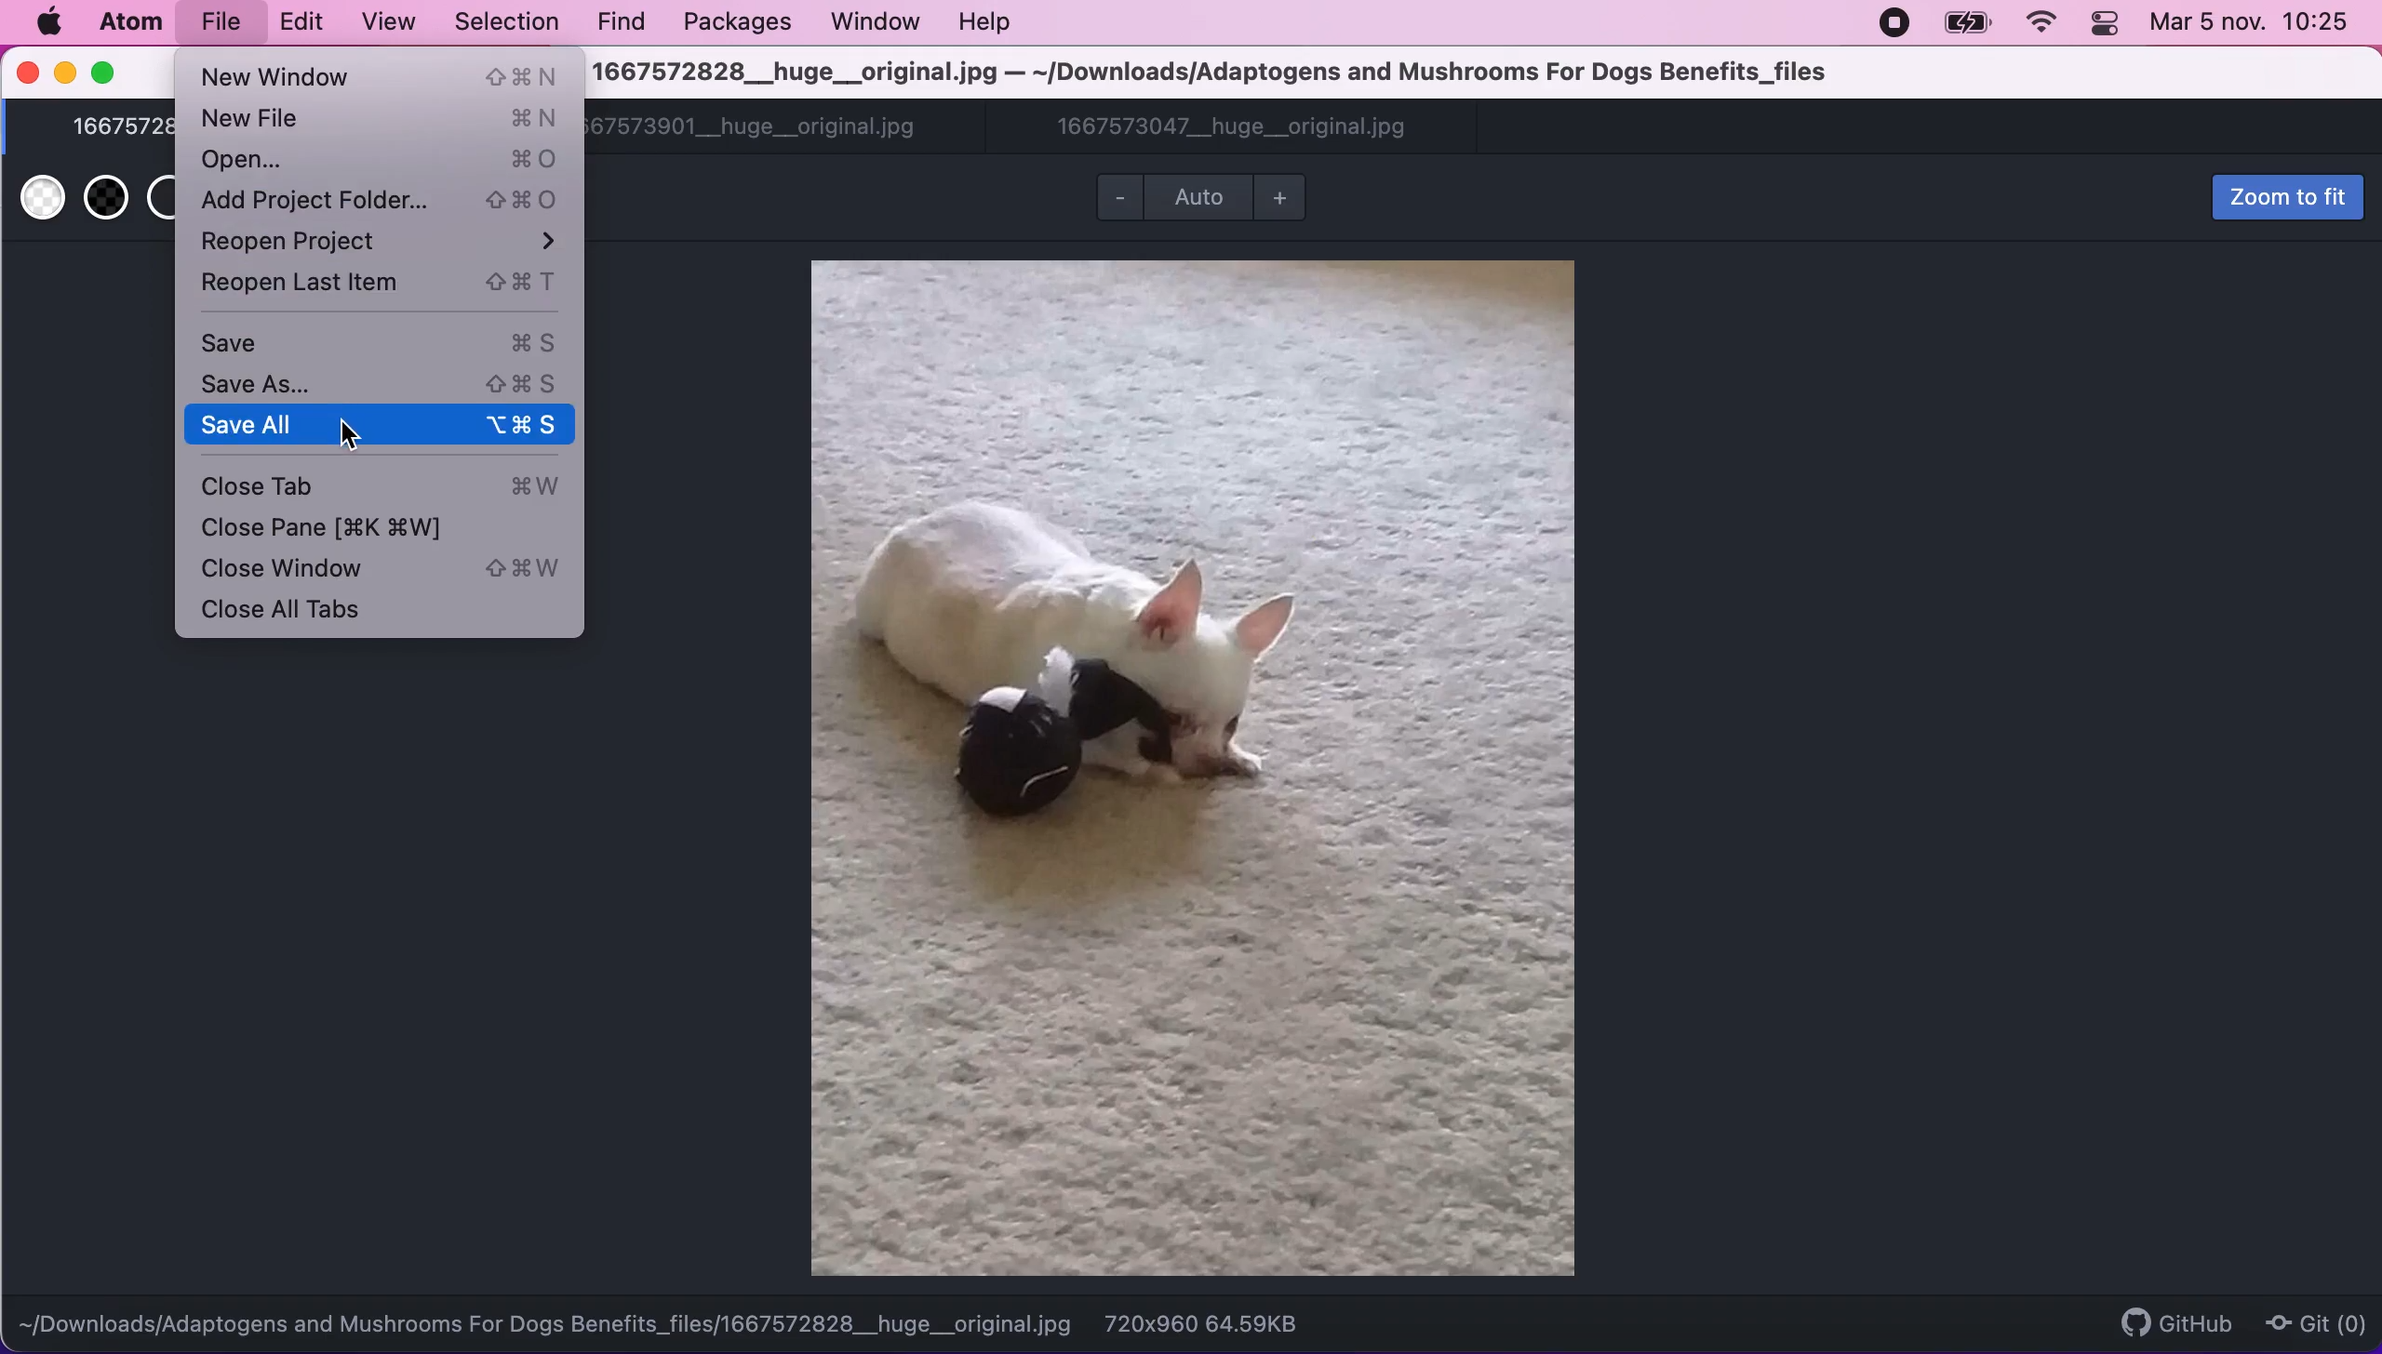 Image resolution: width=2382 pixels, height=1354 pixels. I want to click on Auto, so click(1198, 199).